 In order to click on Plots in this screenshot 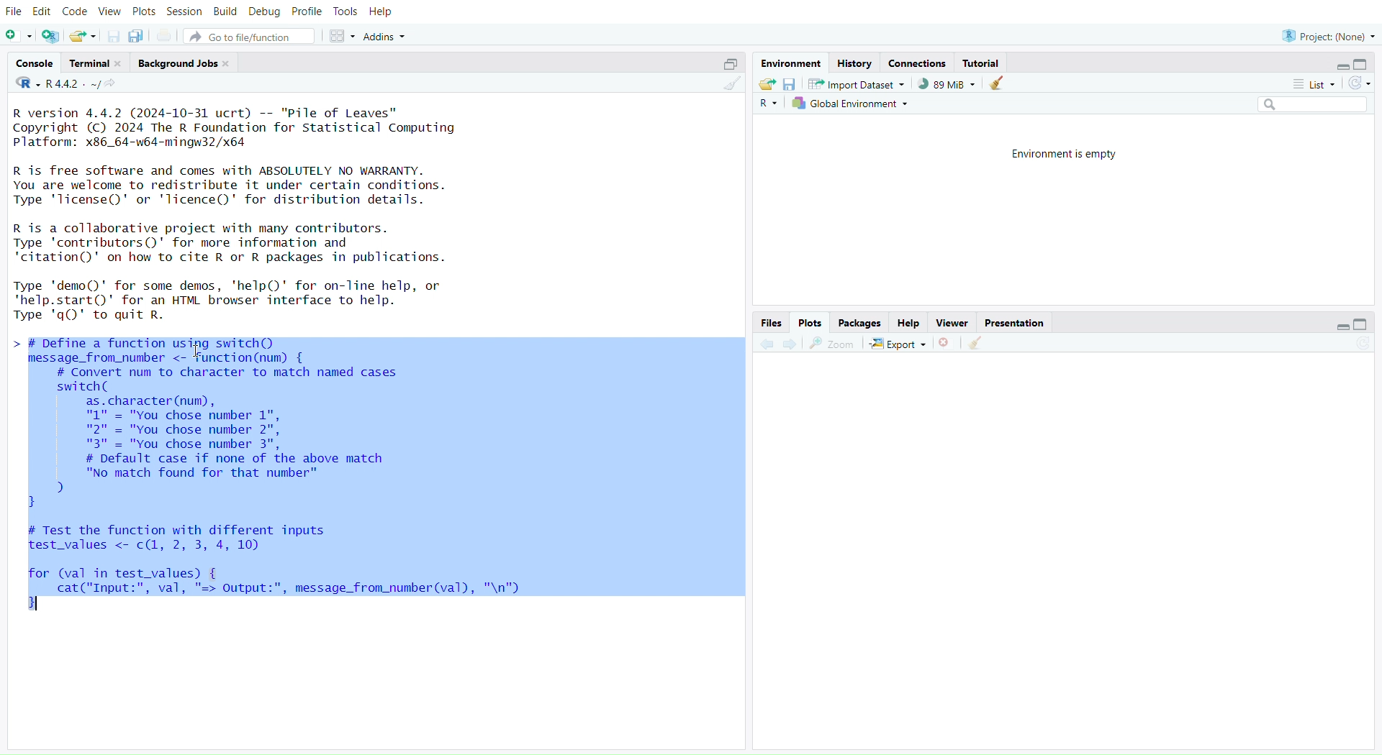, I will do `click(143, 12)`.